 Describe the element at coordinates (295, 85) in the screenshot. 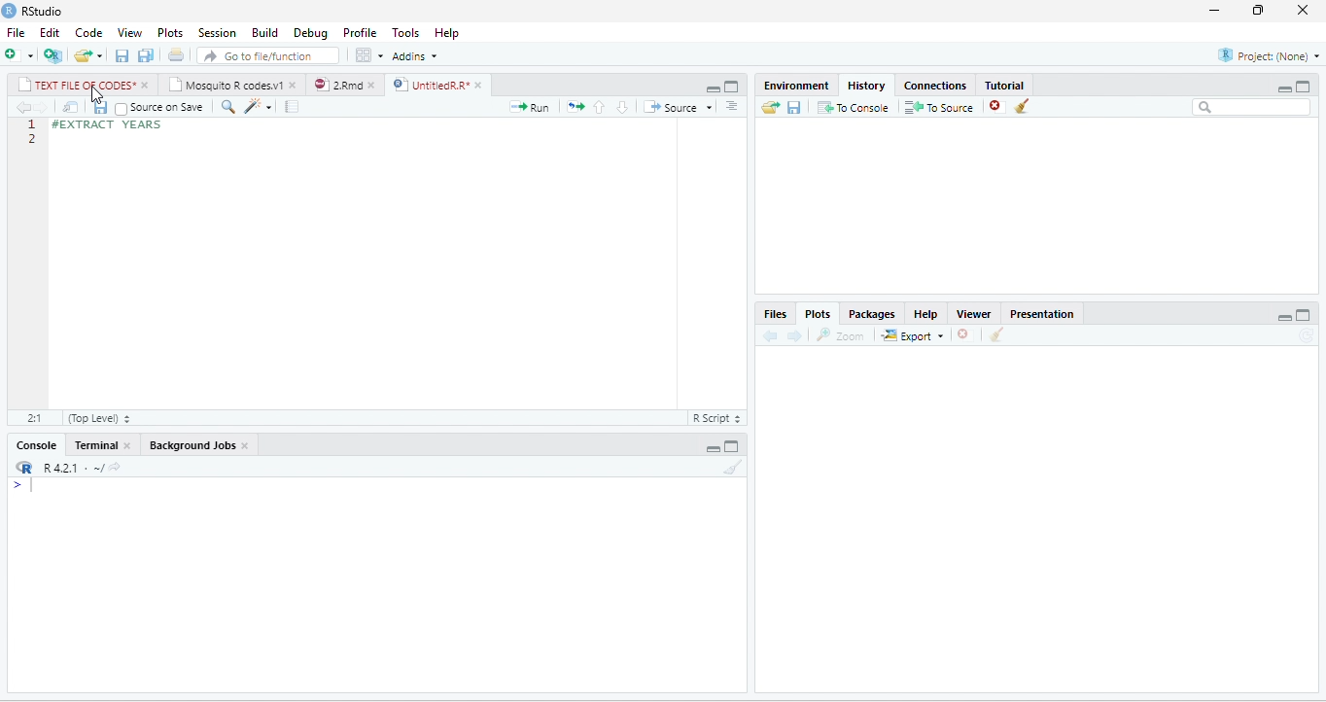

I see `close` at that location.